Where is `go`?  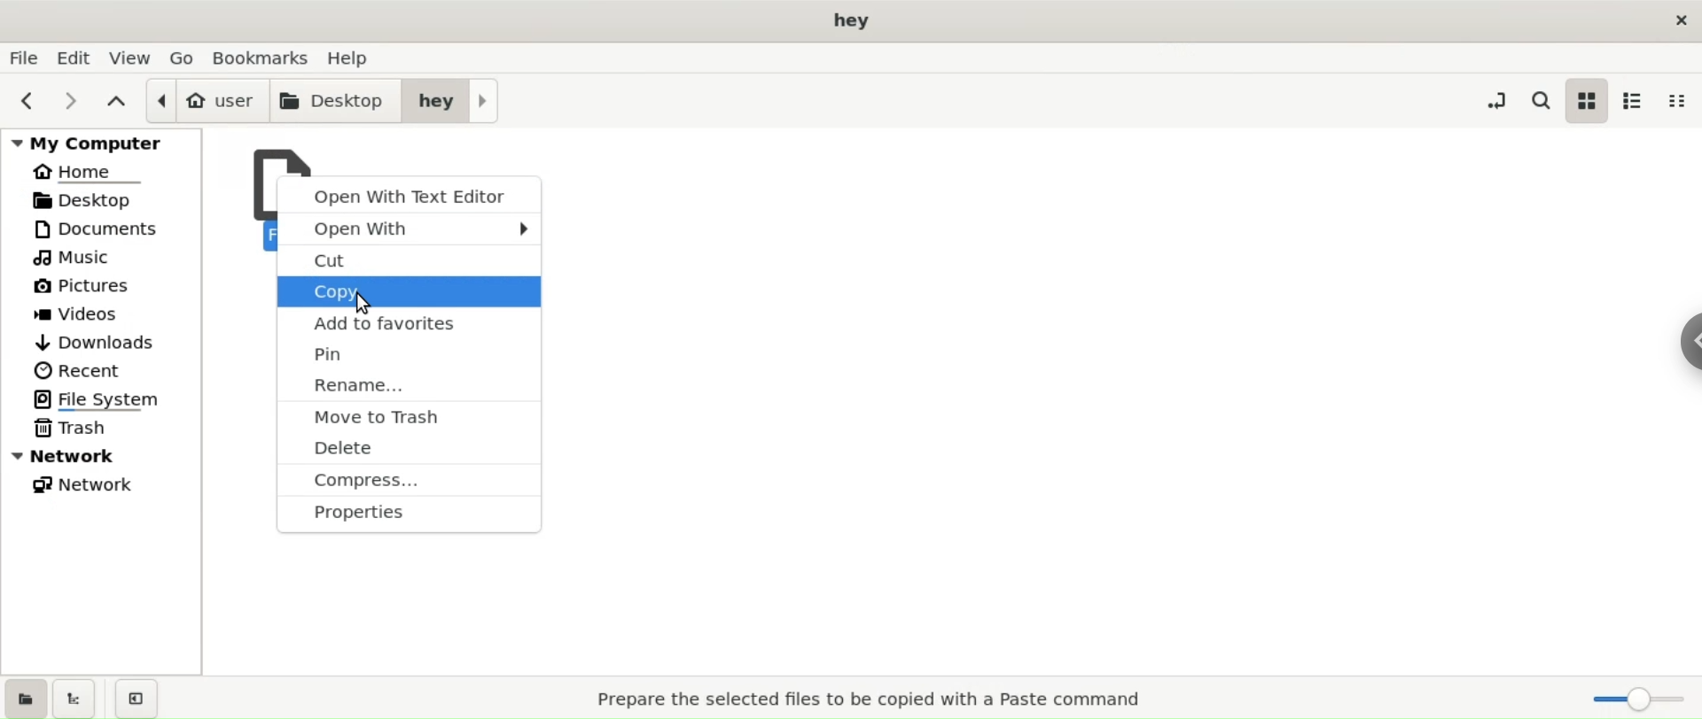
go is located at coordinates (184, 58).